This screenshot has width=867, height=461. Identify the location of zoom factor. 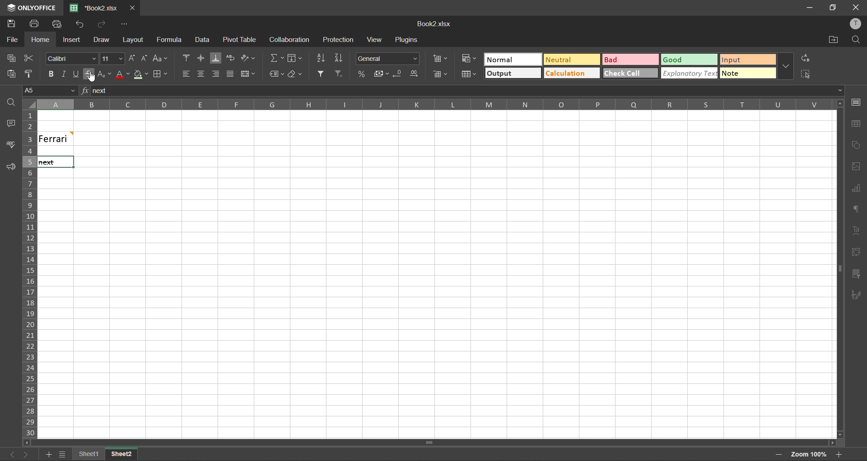
(808, 453).